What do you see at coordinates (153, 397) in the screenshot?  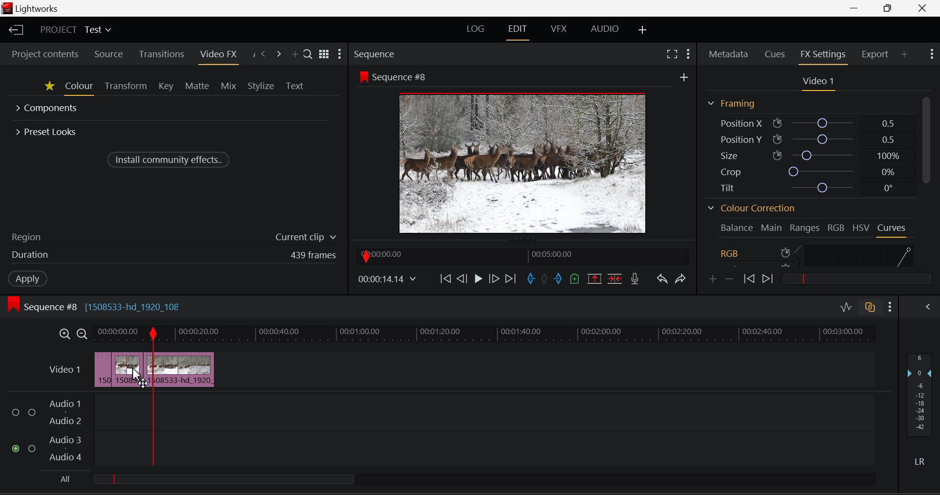 I see `Second Clip Cut Point` at bounding box center [153, 397].